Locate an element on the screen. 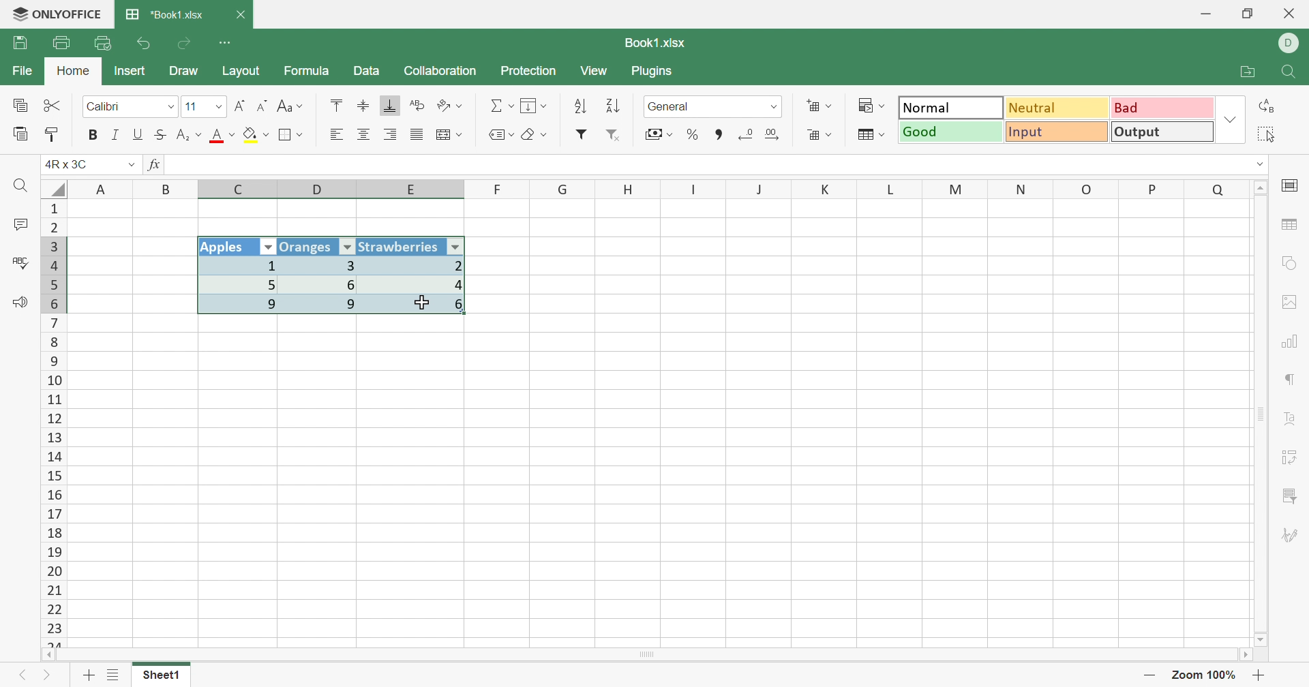  horizontal Scroll bar is located at coordinates (651, 653).